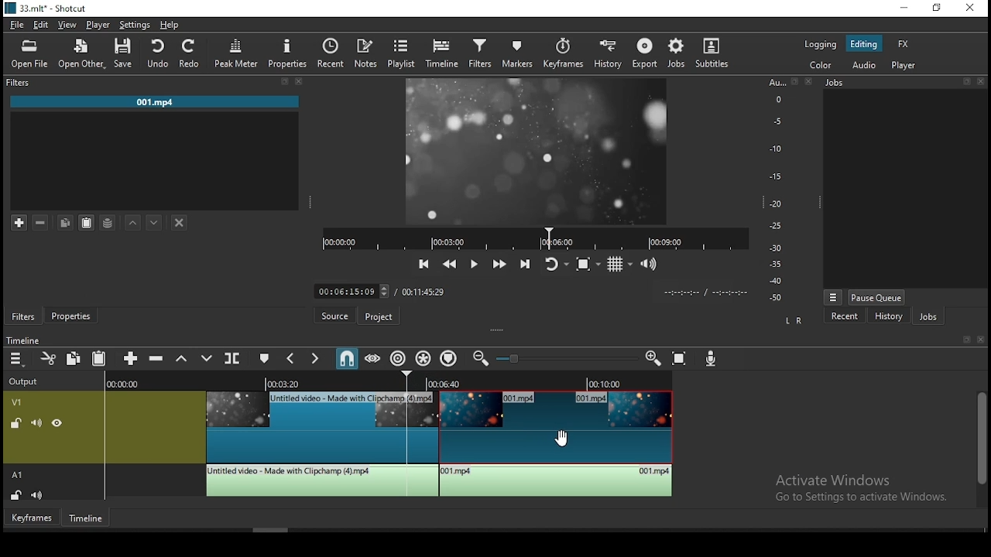 The height and width of the screenshot is (557, 991). Describe the element at coordinates (525, 265) in the screenshot. I see `skip to next point` at that location.